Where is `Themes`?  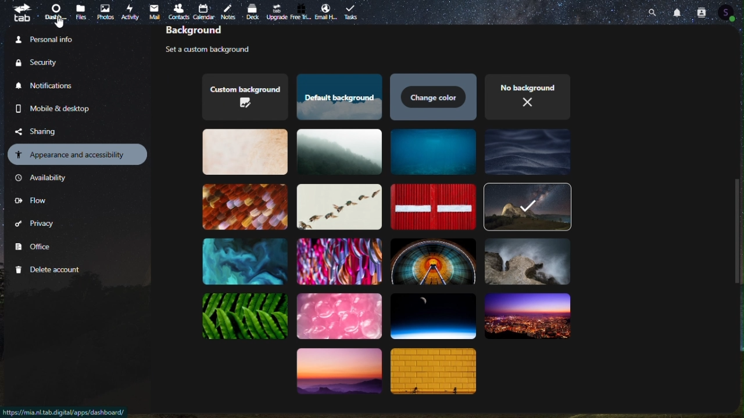 Themes is located at coordinates (434, 152).